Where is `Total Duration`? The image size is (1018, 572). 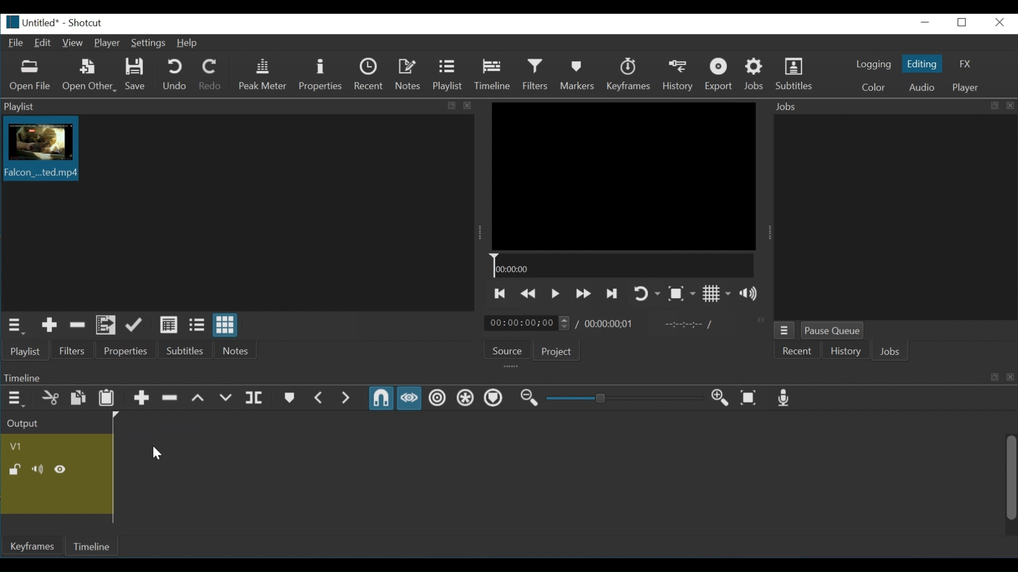 Total Duration is located at coordinates (609, 325).